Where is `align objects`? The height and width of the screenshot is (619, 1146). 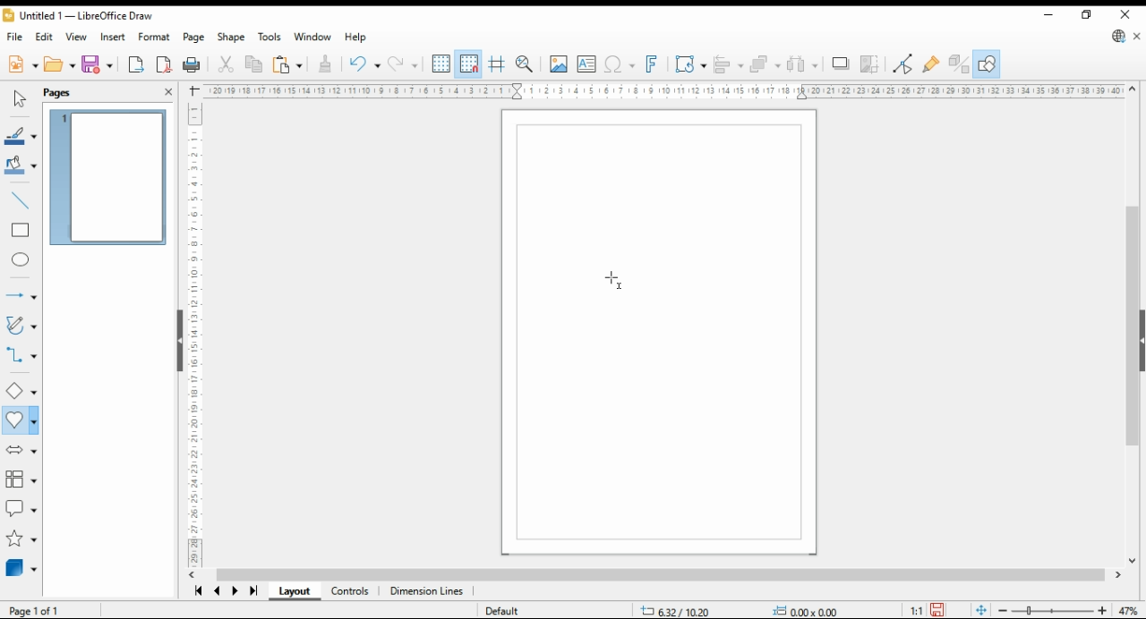 align objects is located at coordinates (729, 64).